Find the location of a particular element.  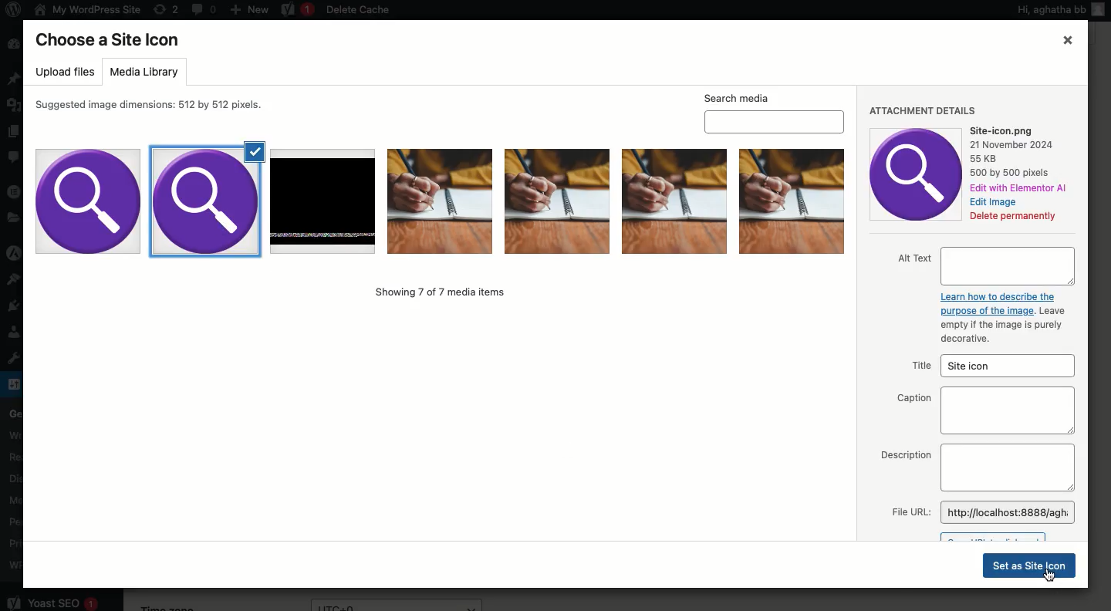

Comment is located at coordinates (15, 160).